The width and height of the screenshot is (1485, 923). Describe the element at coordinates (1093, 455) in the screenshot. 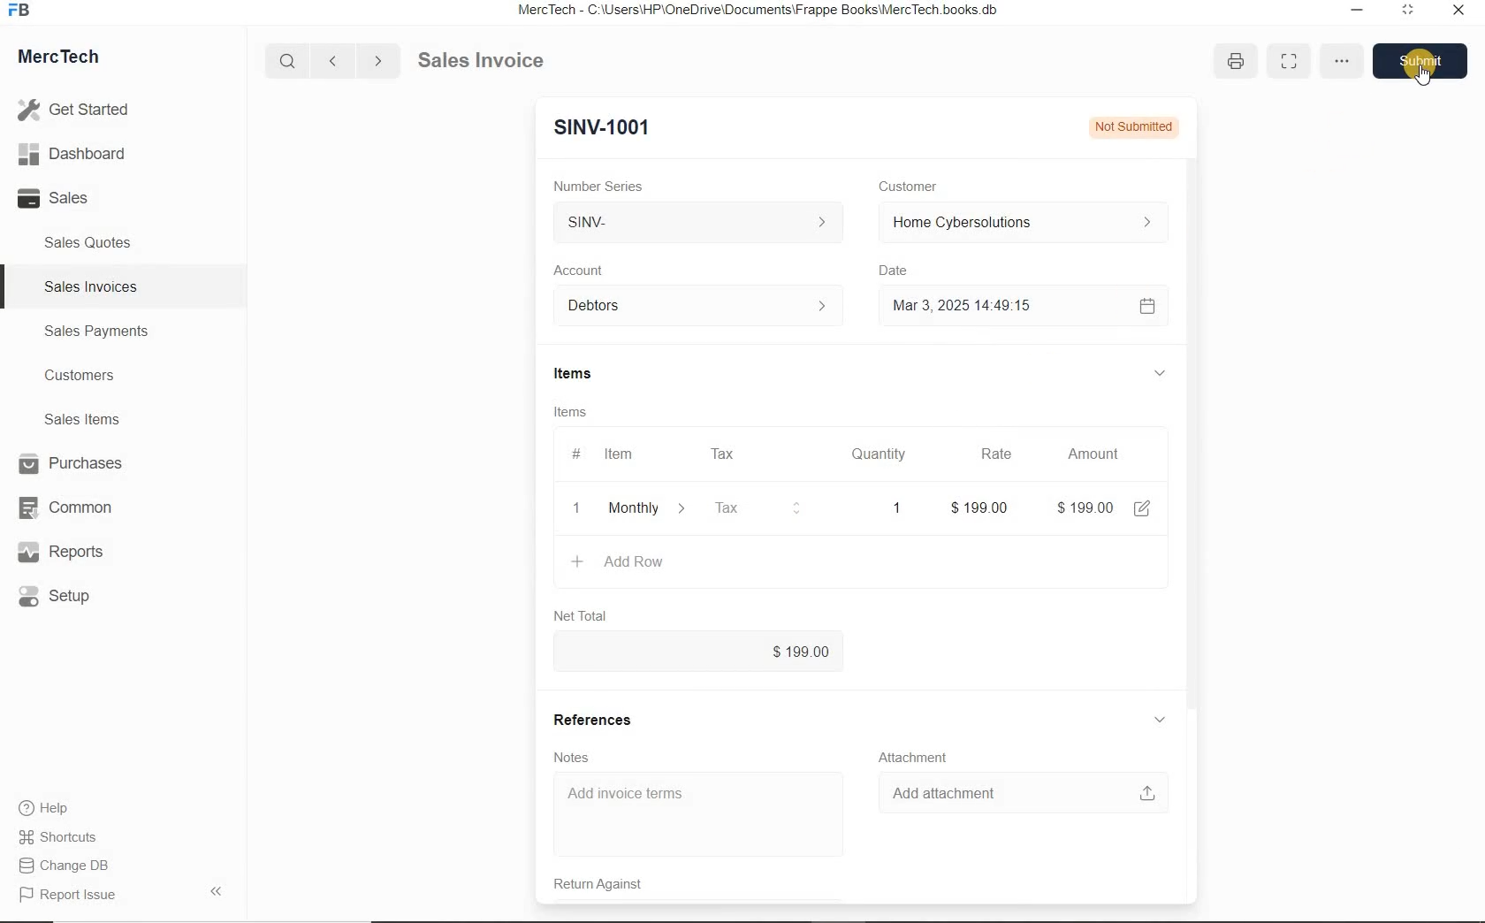

I see `Amount` at that location.